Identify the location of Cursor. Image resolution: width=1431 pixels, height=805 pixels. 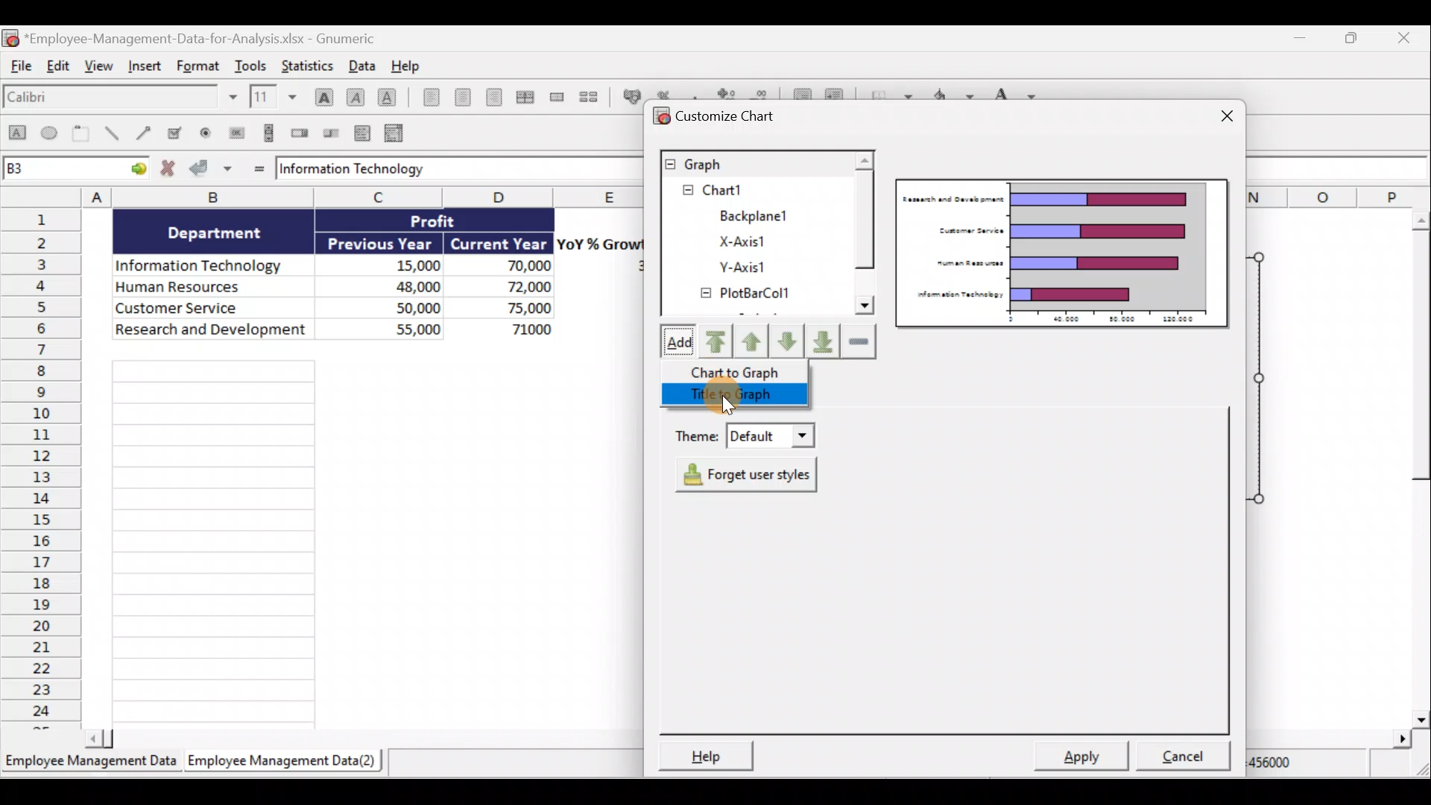
(721, 401).